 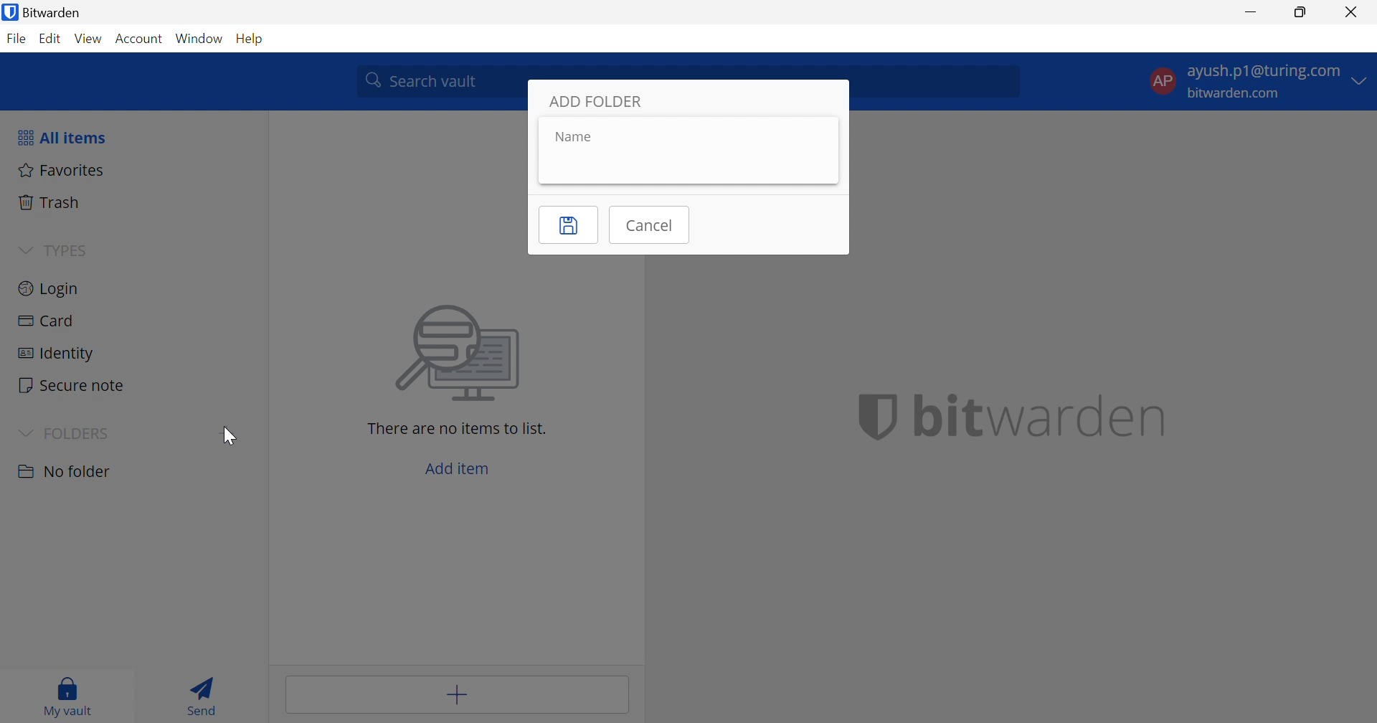 What do you see at coordinates (685, 167) in the screenshot?
I see `name input box` at bounding box center [685, 167].